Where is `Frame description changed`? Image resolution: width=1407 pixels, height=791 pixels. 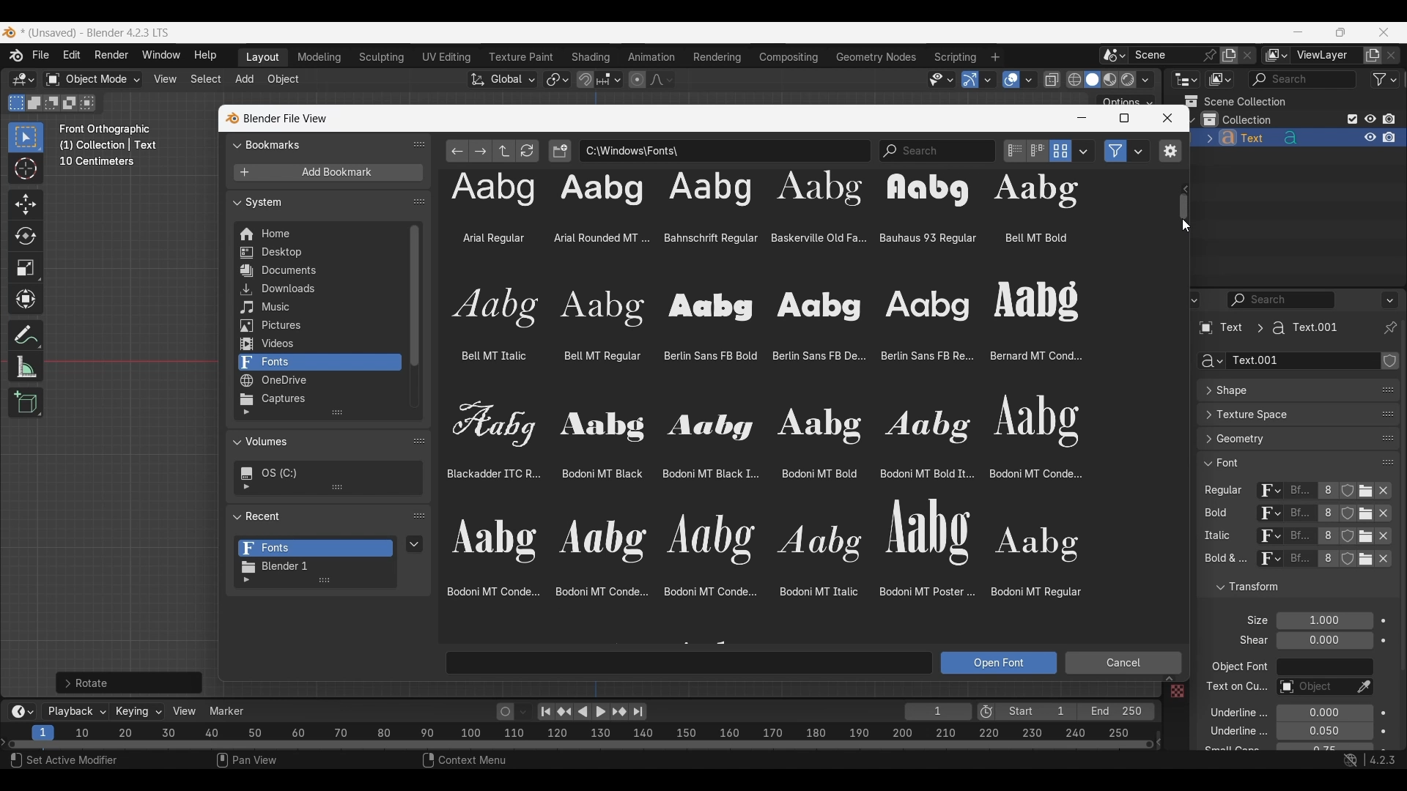
Frame description changed is located at coordinates (108, 145).